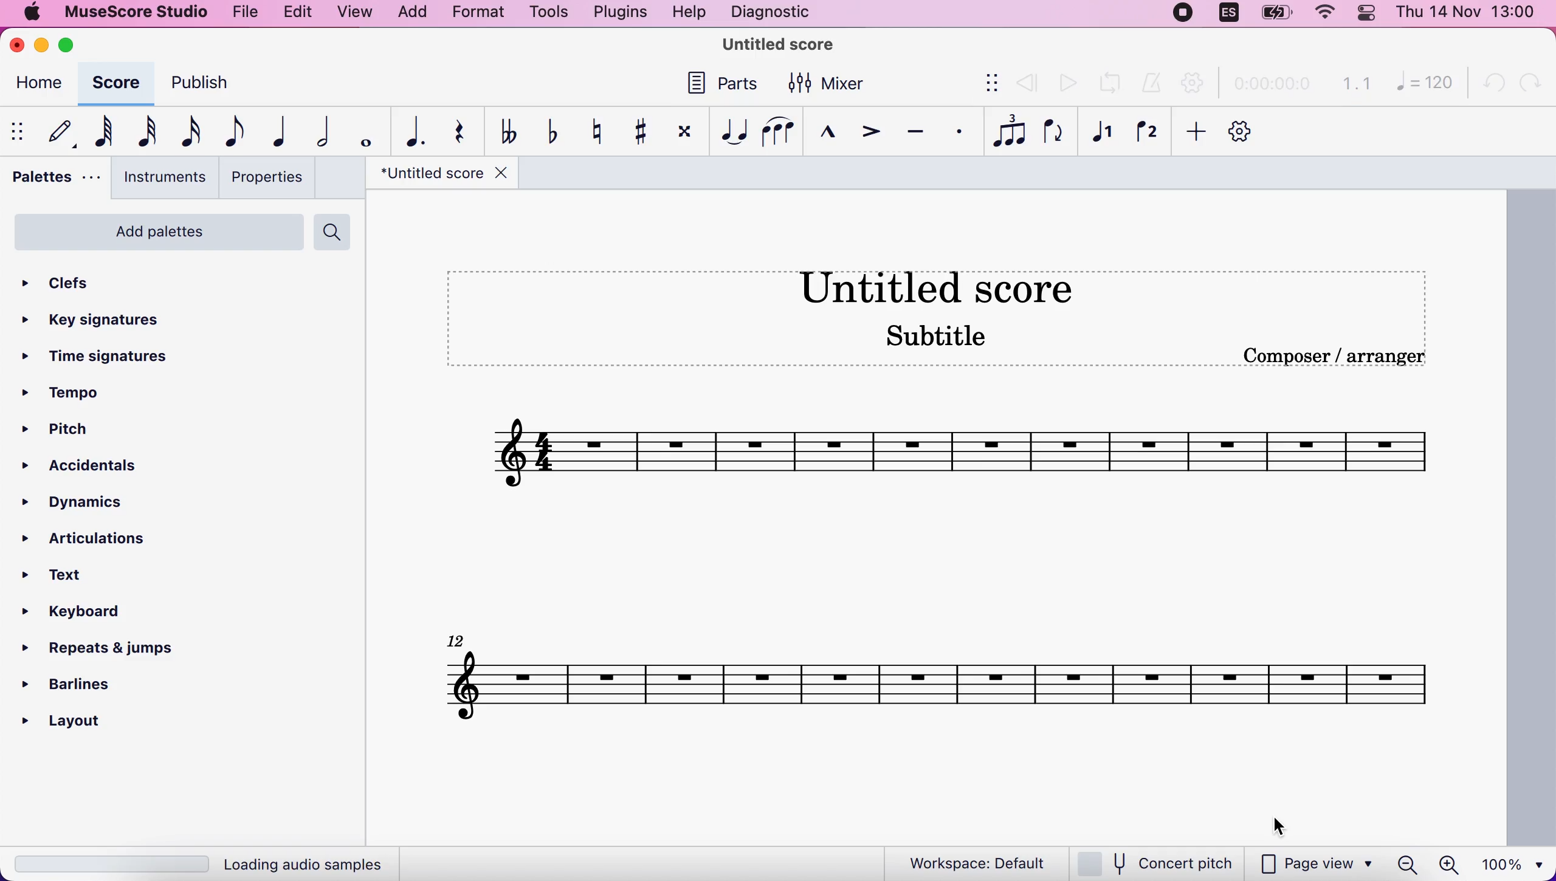 The width and height of the screenshot is (1556, 881). I want to click on mac logo, so click(30, 12).